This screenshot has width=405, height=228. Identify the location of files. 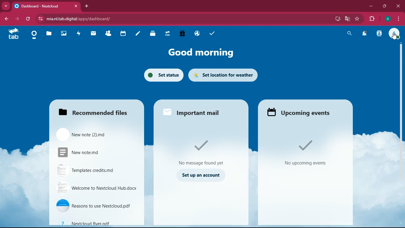
(49, 34).